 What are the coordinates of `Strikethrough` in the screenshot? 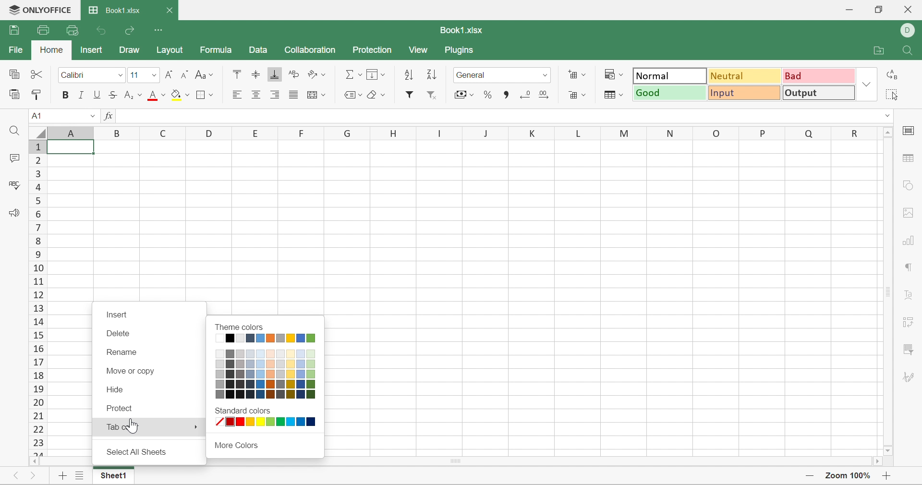 It's located at (113, 95).